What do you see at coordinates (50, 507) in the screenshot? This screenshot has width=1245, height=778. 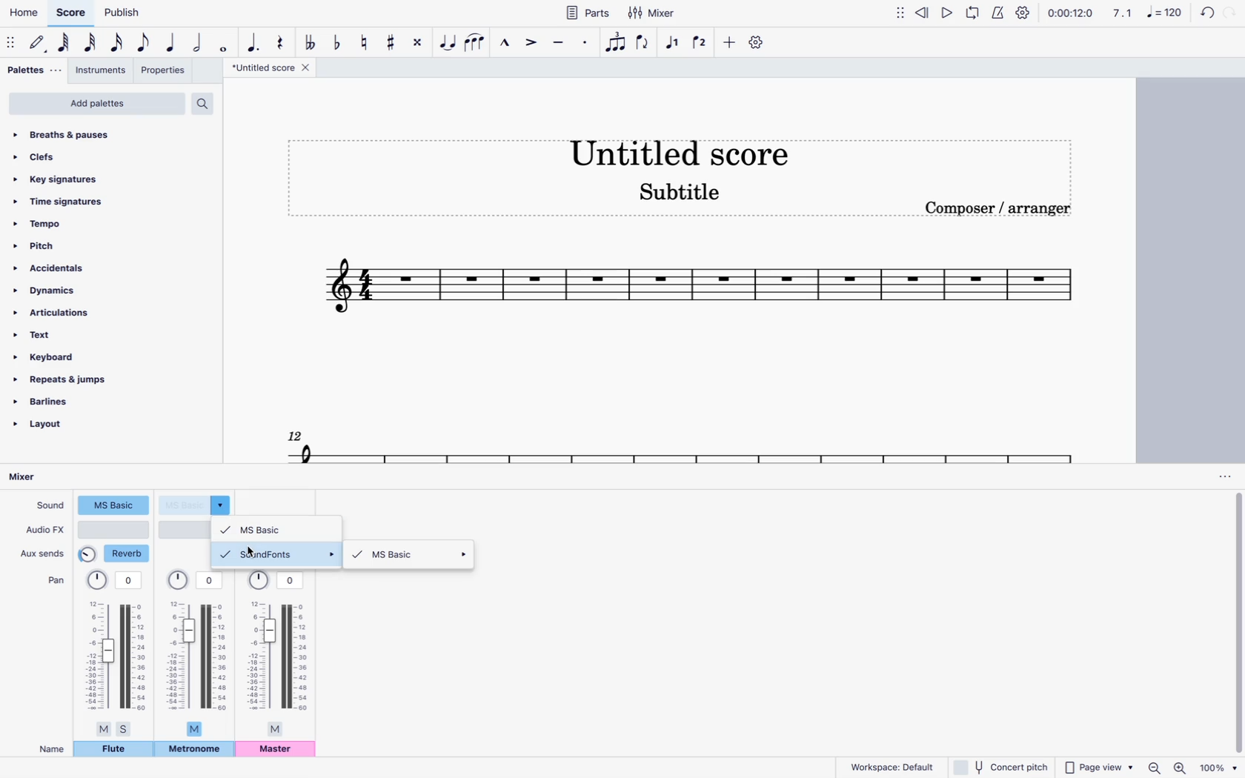 I see `sound` at bounding box center [50, 507].